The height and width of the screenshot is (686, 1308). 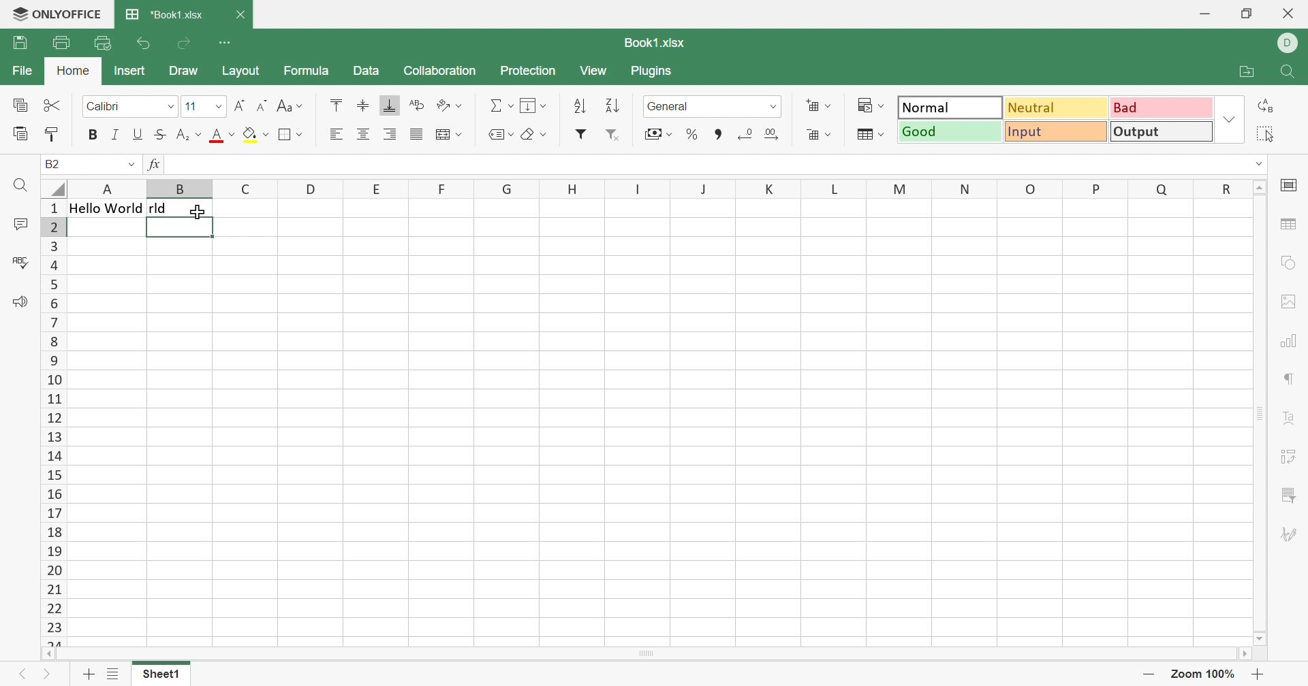 I want to click on Quick print, so click(x=105, y=43).